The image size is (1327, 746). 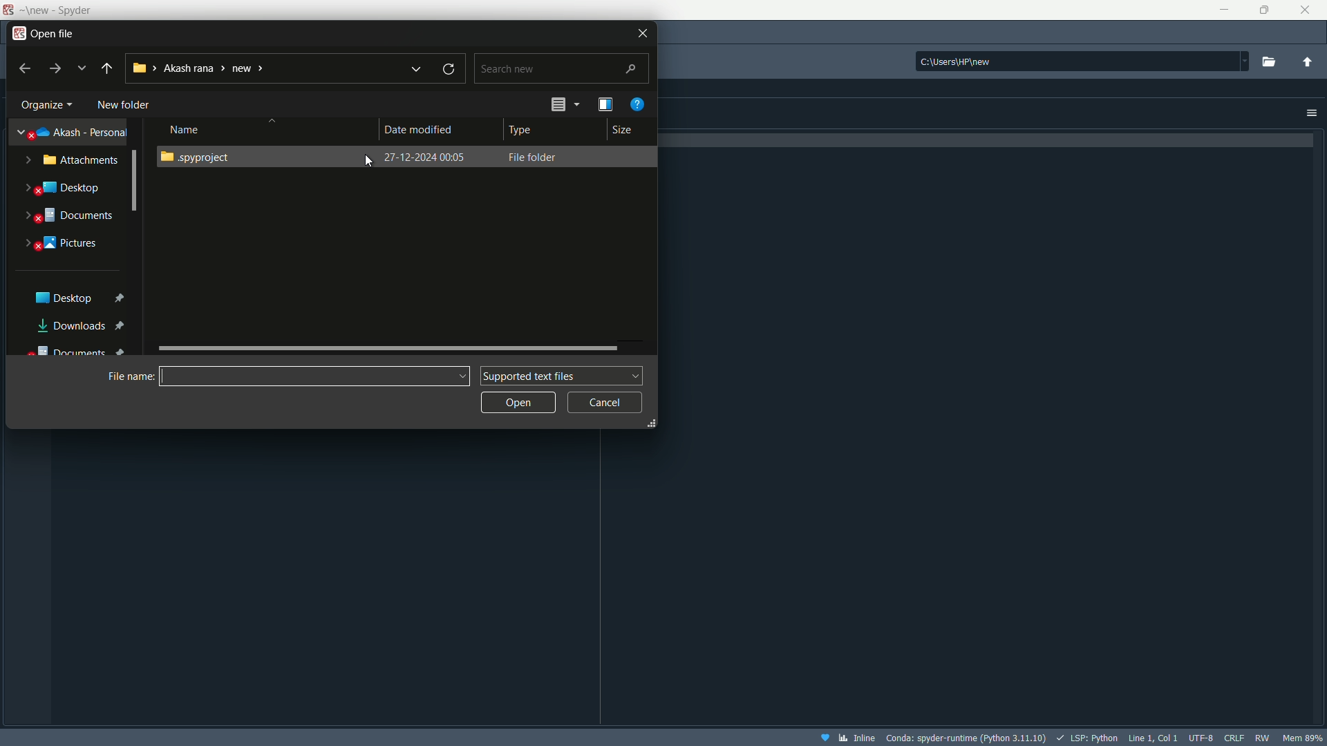 What do you see at coordinates (1270, 62) in the screenshot?
I see `browse a working directory` at bounding box center [1270, 62].